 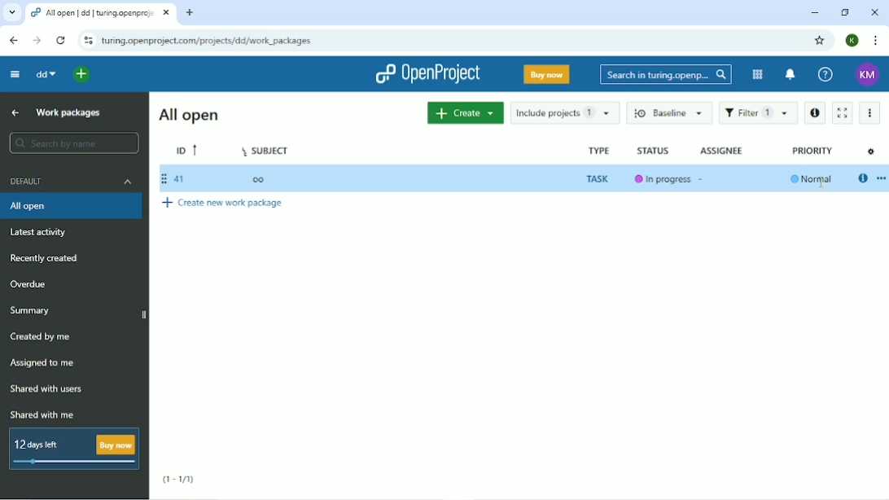 What do you see at coordinates (188, 149) in the screenshot?
I see `ID` at bounding box center [188, 149].